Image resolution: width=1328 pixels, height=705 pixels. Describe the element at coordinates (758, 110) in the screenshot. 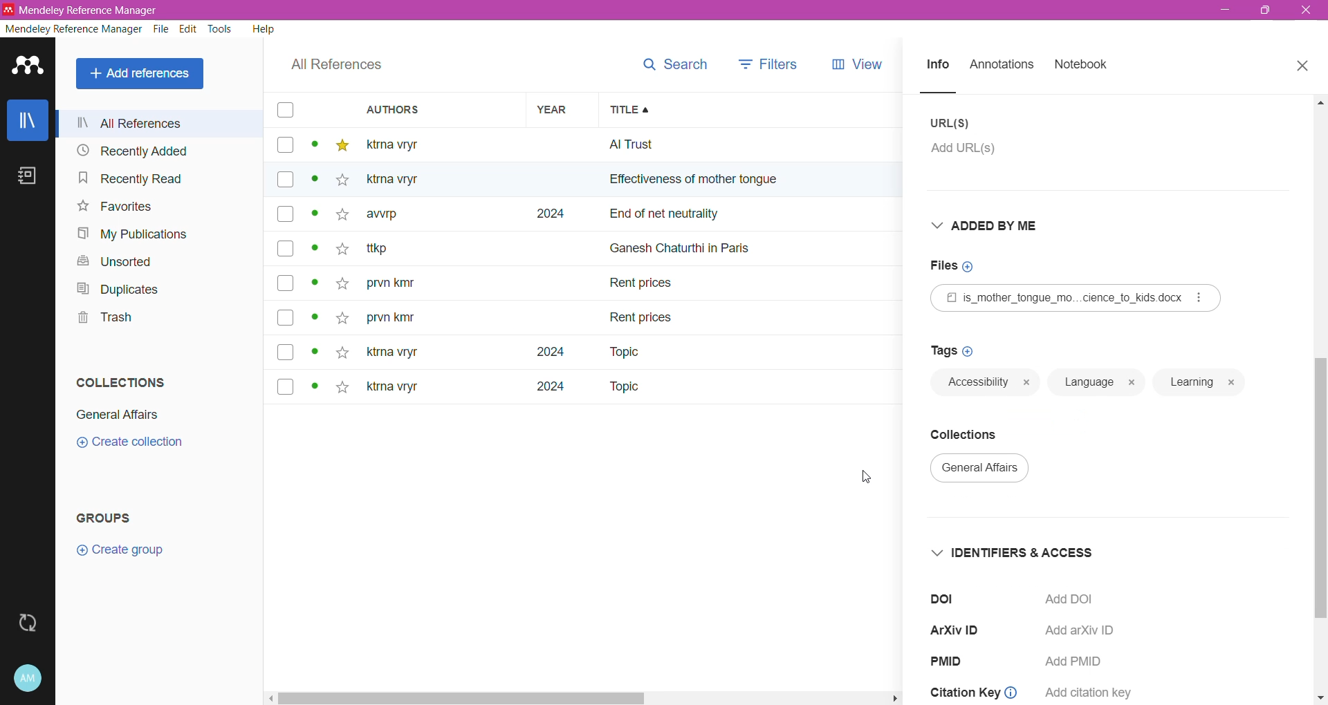

I see `Title` at that location.